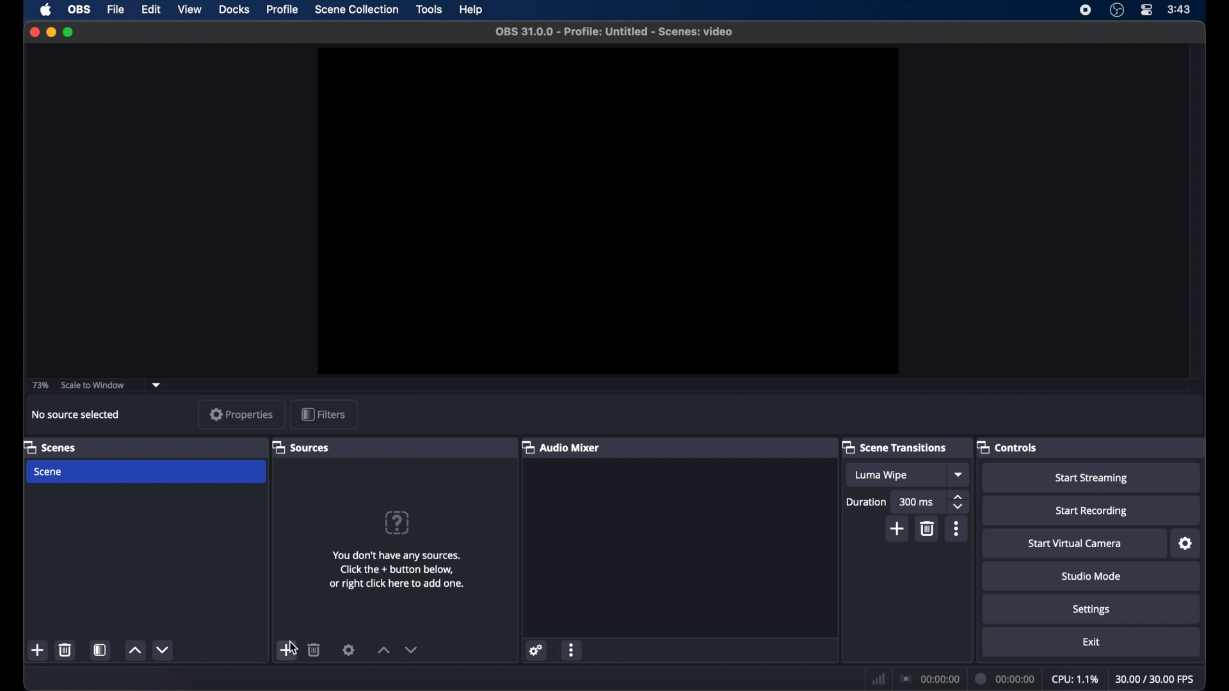  Describe the element at coordinates (1084, 10) in the screenshot. I see `screen recorder icon` at that location.